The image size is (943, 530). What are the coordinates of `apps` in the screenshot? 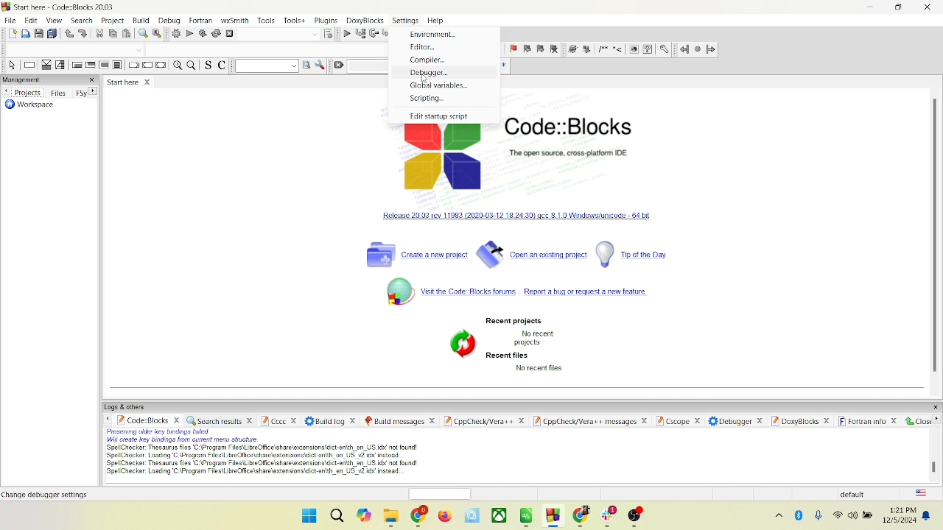 It's located at (508, 514).